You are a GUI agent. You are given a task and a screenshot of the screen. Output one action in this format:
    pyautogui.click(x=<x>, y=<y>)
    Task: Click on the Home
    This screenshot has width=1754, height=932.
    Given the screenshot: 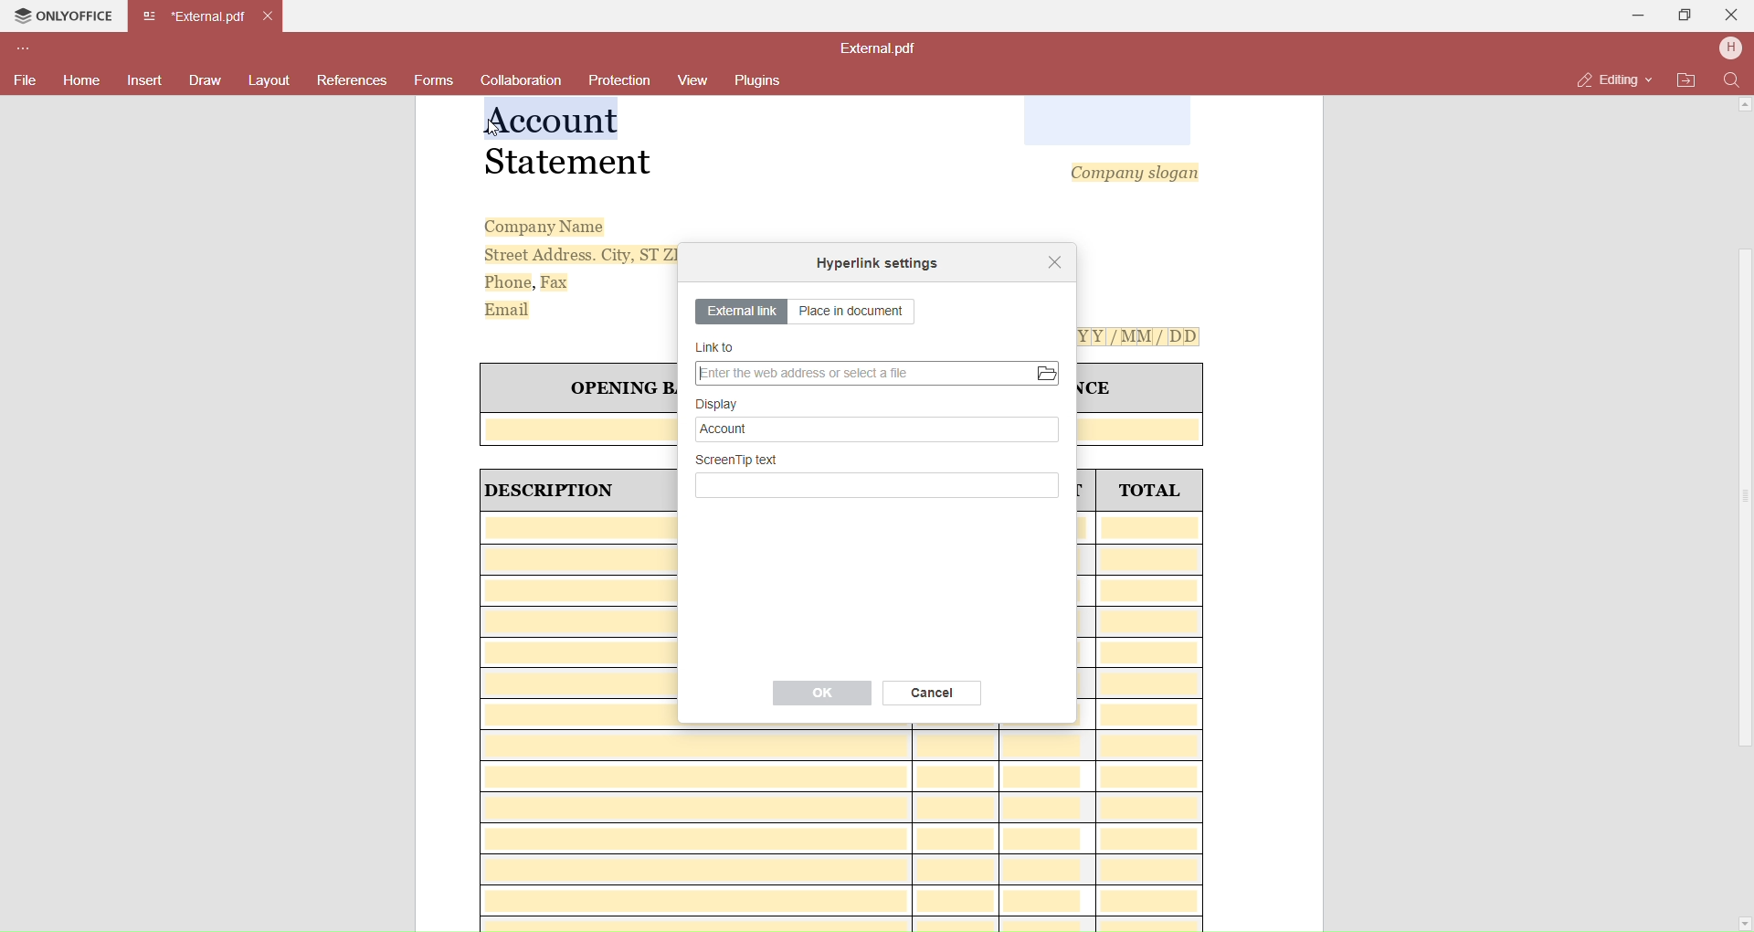 What is the action you would take?
    pyautogui.click(x=83, y=82)
    